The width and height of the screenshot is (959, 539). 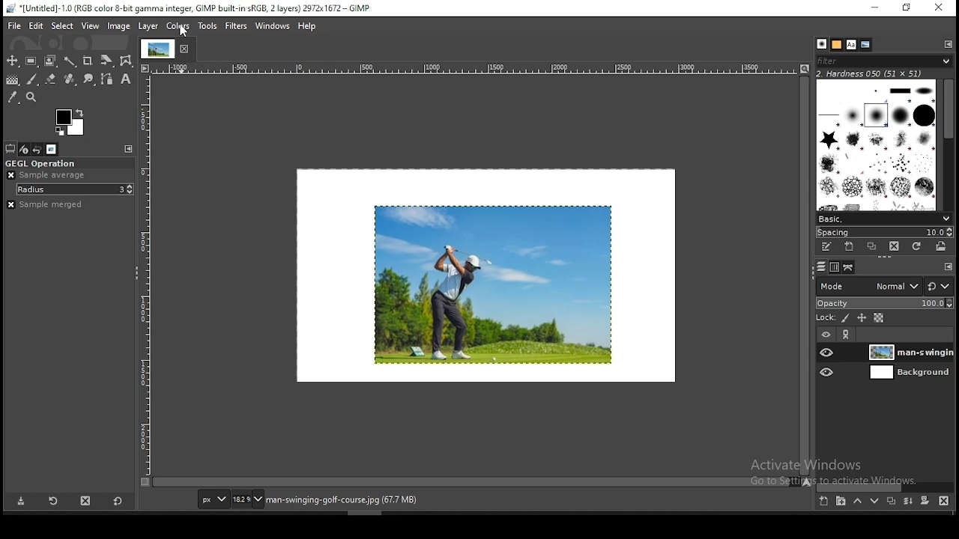 What do you see at coordinates (343, 501) in the screenshot?
I see `man-swinging-golf-course.jpg (67.7 mb)` at bounding box center [343, 501].